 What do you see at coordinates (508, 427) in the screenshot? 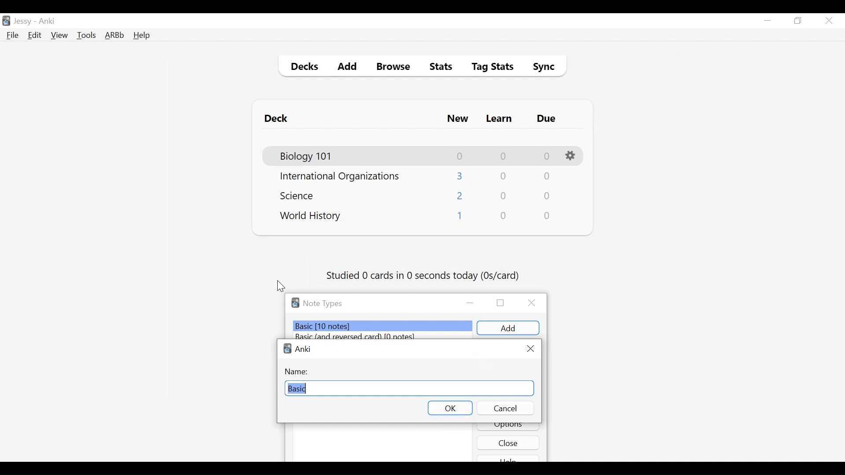
I see `Options` at bounding box center [508, 427].